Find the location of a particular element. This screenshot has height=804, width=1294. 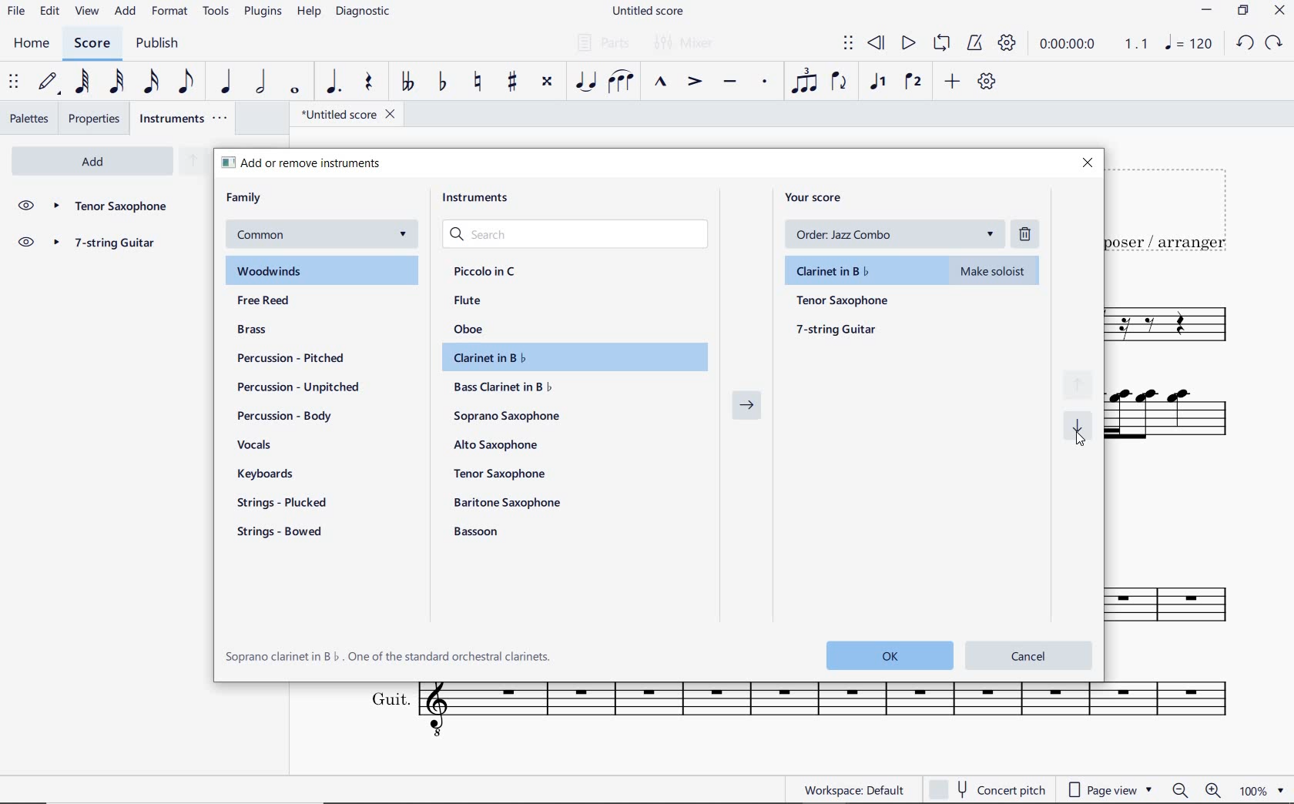

percussion - body is located at coordinates (284, 416).